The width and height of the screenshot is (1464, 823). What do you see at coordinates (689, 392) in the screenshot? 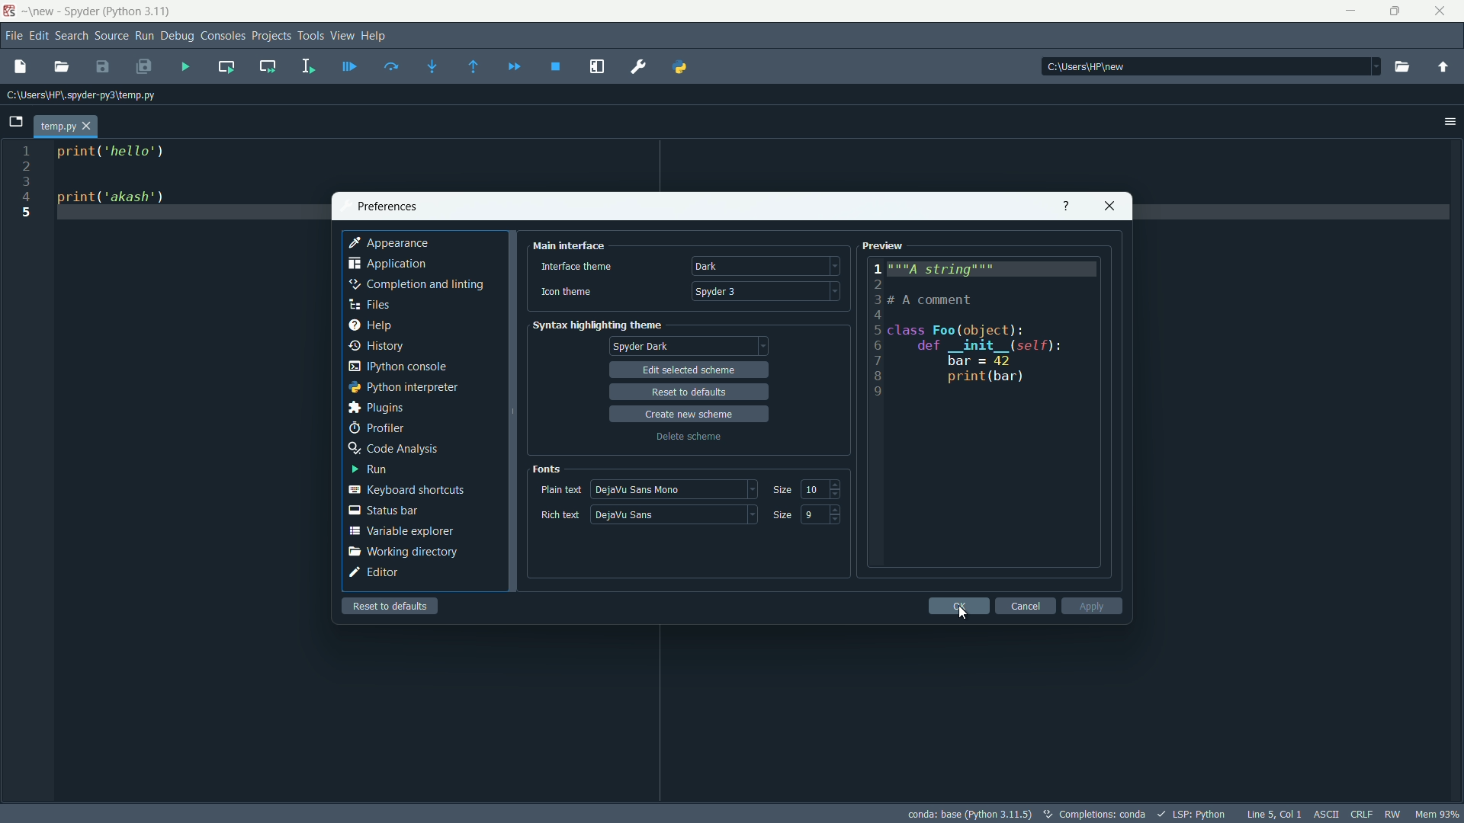
I see `reset to defaults` at bounding box center [689, 392].